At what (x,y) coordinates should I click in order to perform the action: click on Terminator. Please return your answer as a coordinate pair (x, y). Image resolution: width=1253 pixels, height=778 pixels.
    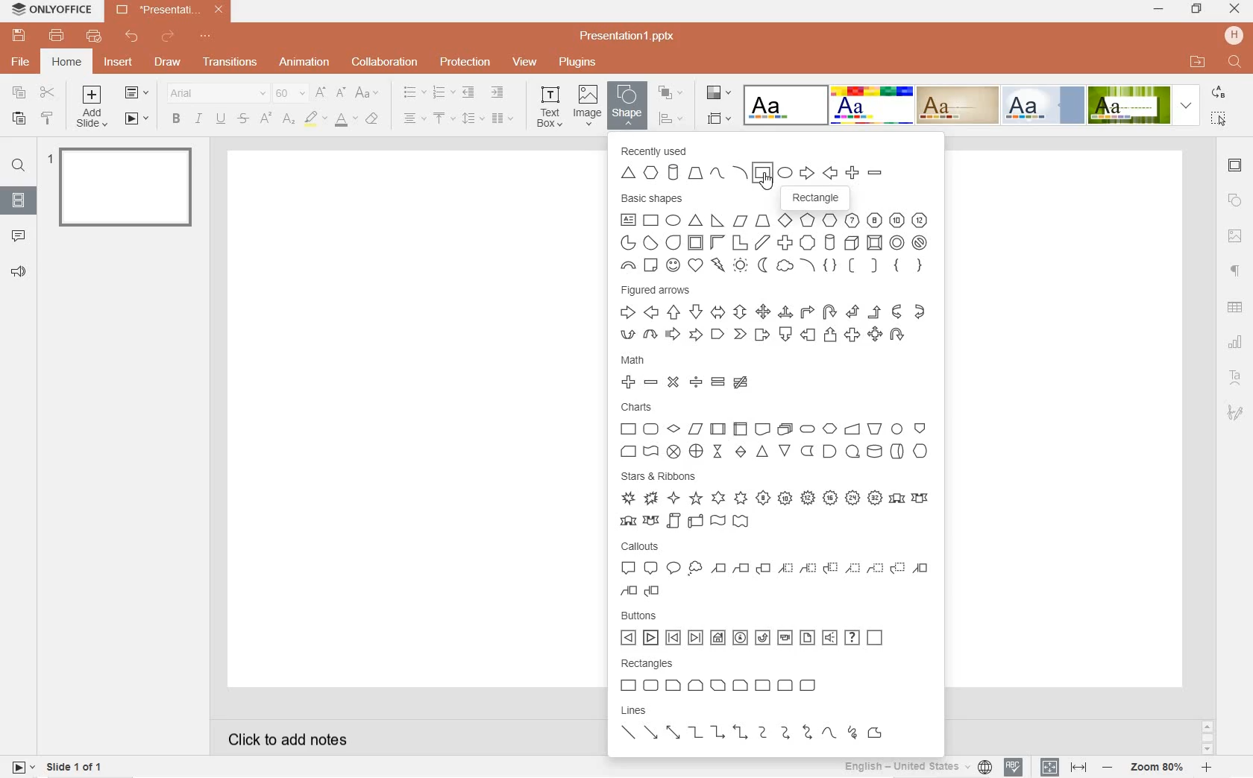
    Looking at the image, I should click on (808, 429).